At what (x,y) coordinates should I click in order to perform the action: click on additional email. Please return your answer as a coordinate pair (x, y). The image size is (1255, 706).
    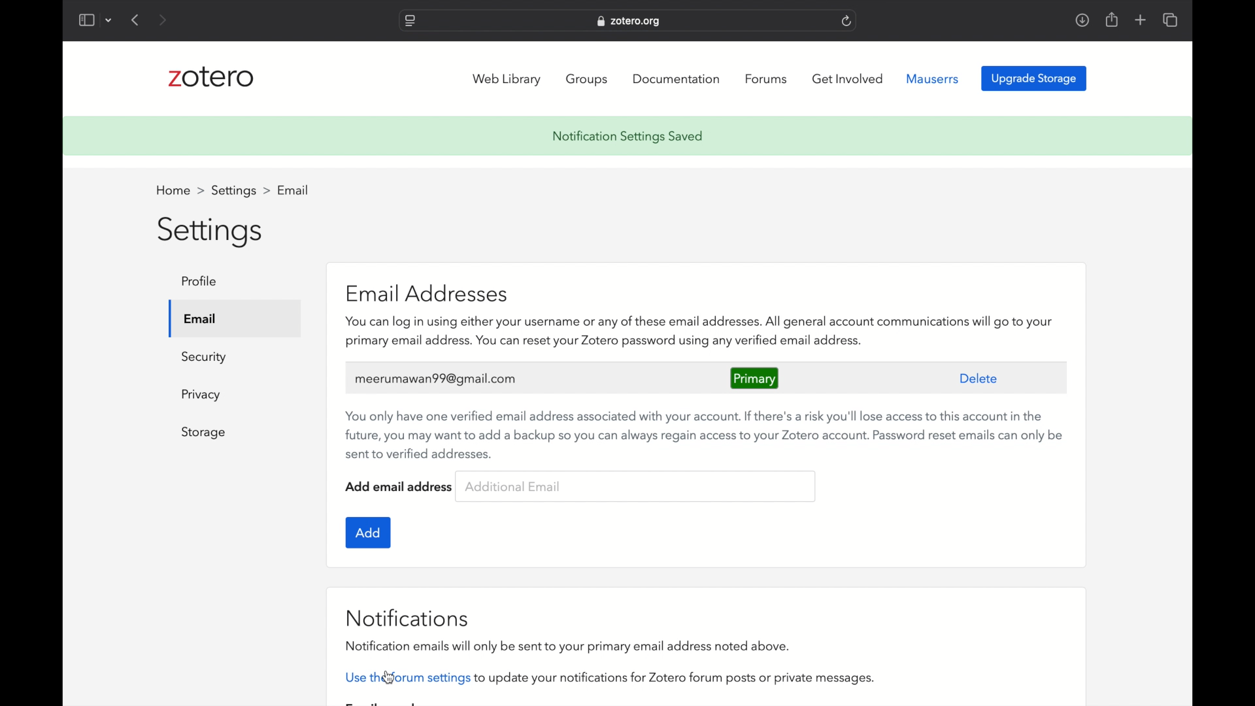
    Looking at the image, I should click on (514, 487).